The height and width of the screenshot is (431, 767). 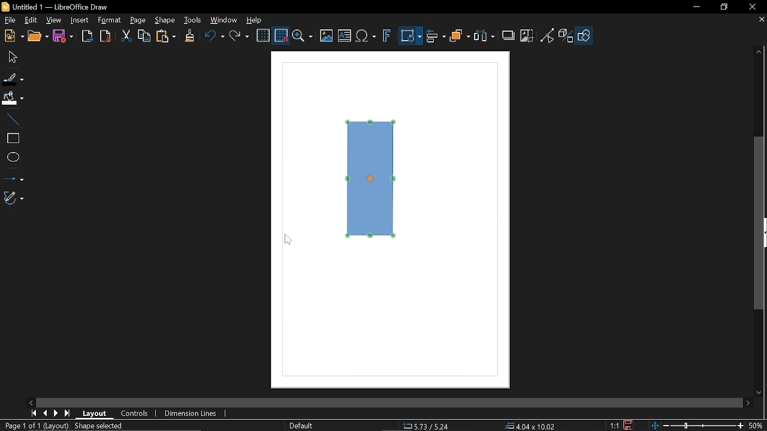 I want to click on Shadow, so click(x=509, y=34).